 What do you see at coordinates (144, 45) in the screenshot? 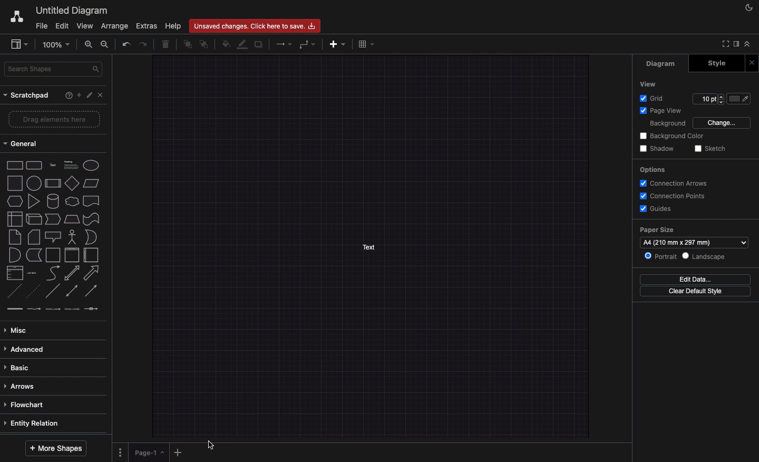
I see `Redo` at bounding box center [144, 45].